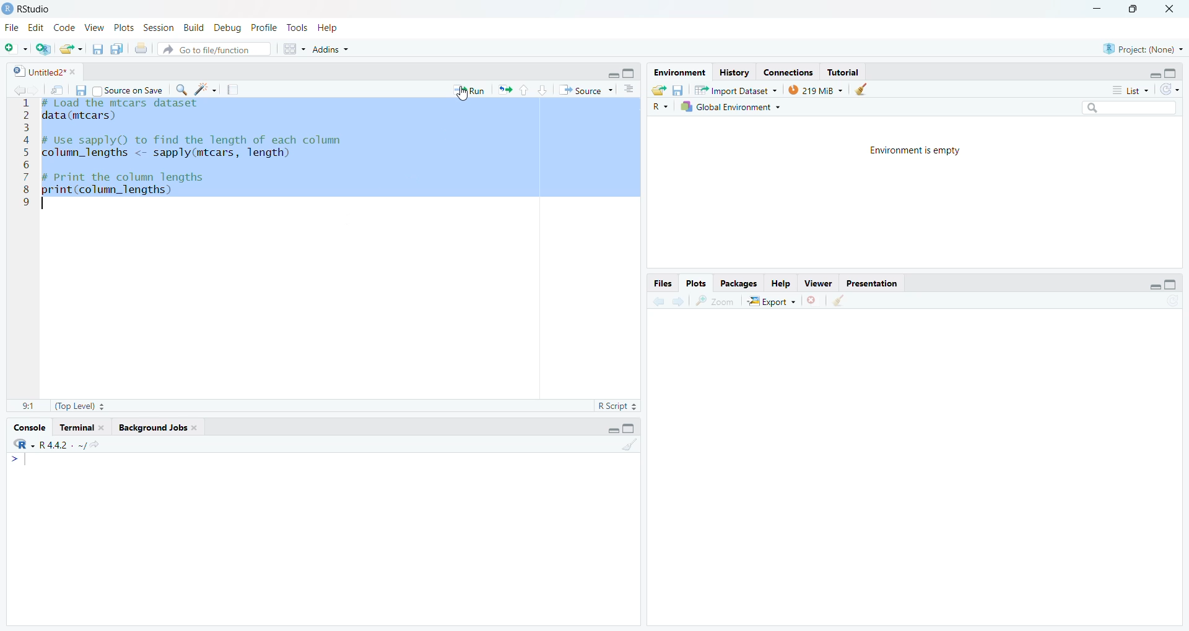 Image resolution: width=1189 pixels, height=631 pixels. Describe the element at coordinates (916, 151) in the screenshot. I see `Environment is empty` at that location.